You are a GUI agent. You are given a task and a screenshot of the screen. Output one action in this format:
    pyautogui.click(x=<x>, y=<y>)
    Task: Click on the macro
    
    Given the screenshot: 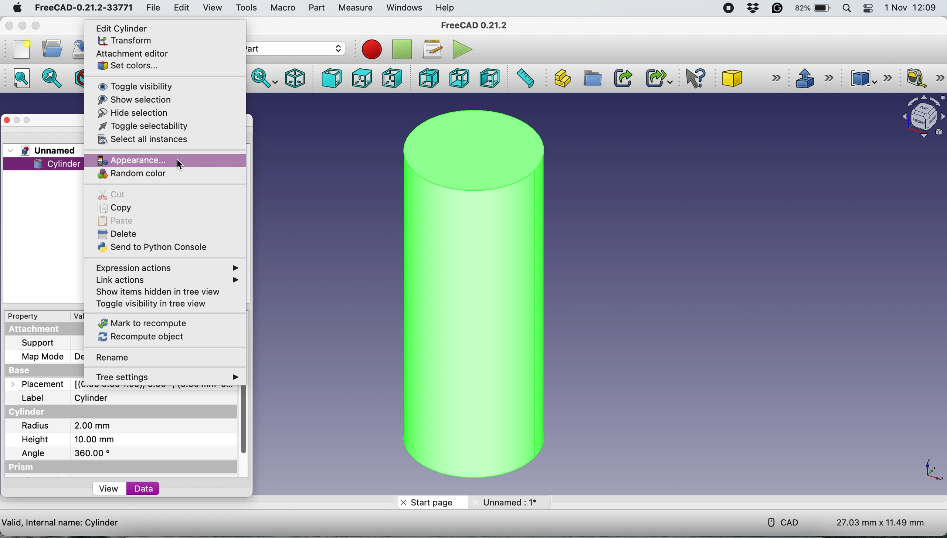 What is the action you would take?
    pyautogui.click(x=285, y=8)
    